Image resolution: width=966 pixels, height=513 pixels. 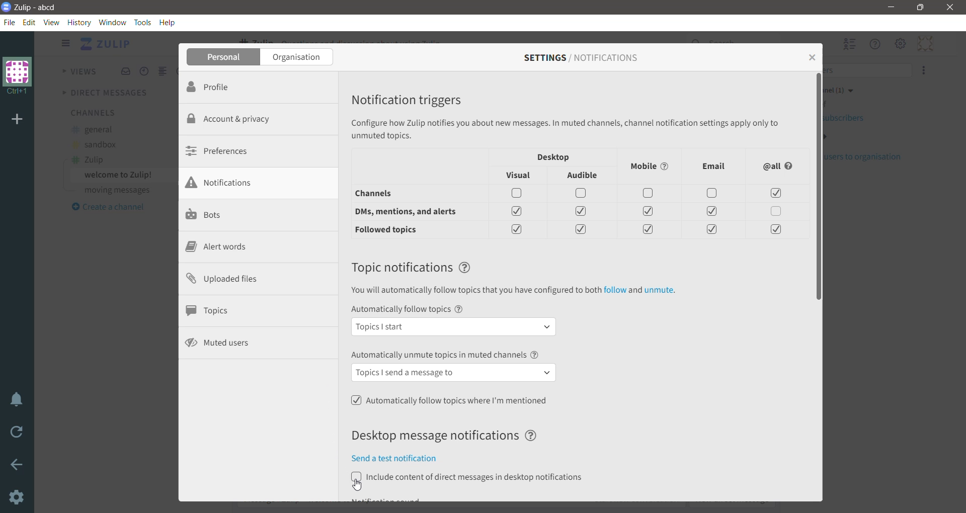 What do you see at coordinates (216, 248) in the screenshot?
I see `Alert words` at bounding box center [216, 248].